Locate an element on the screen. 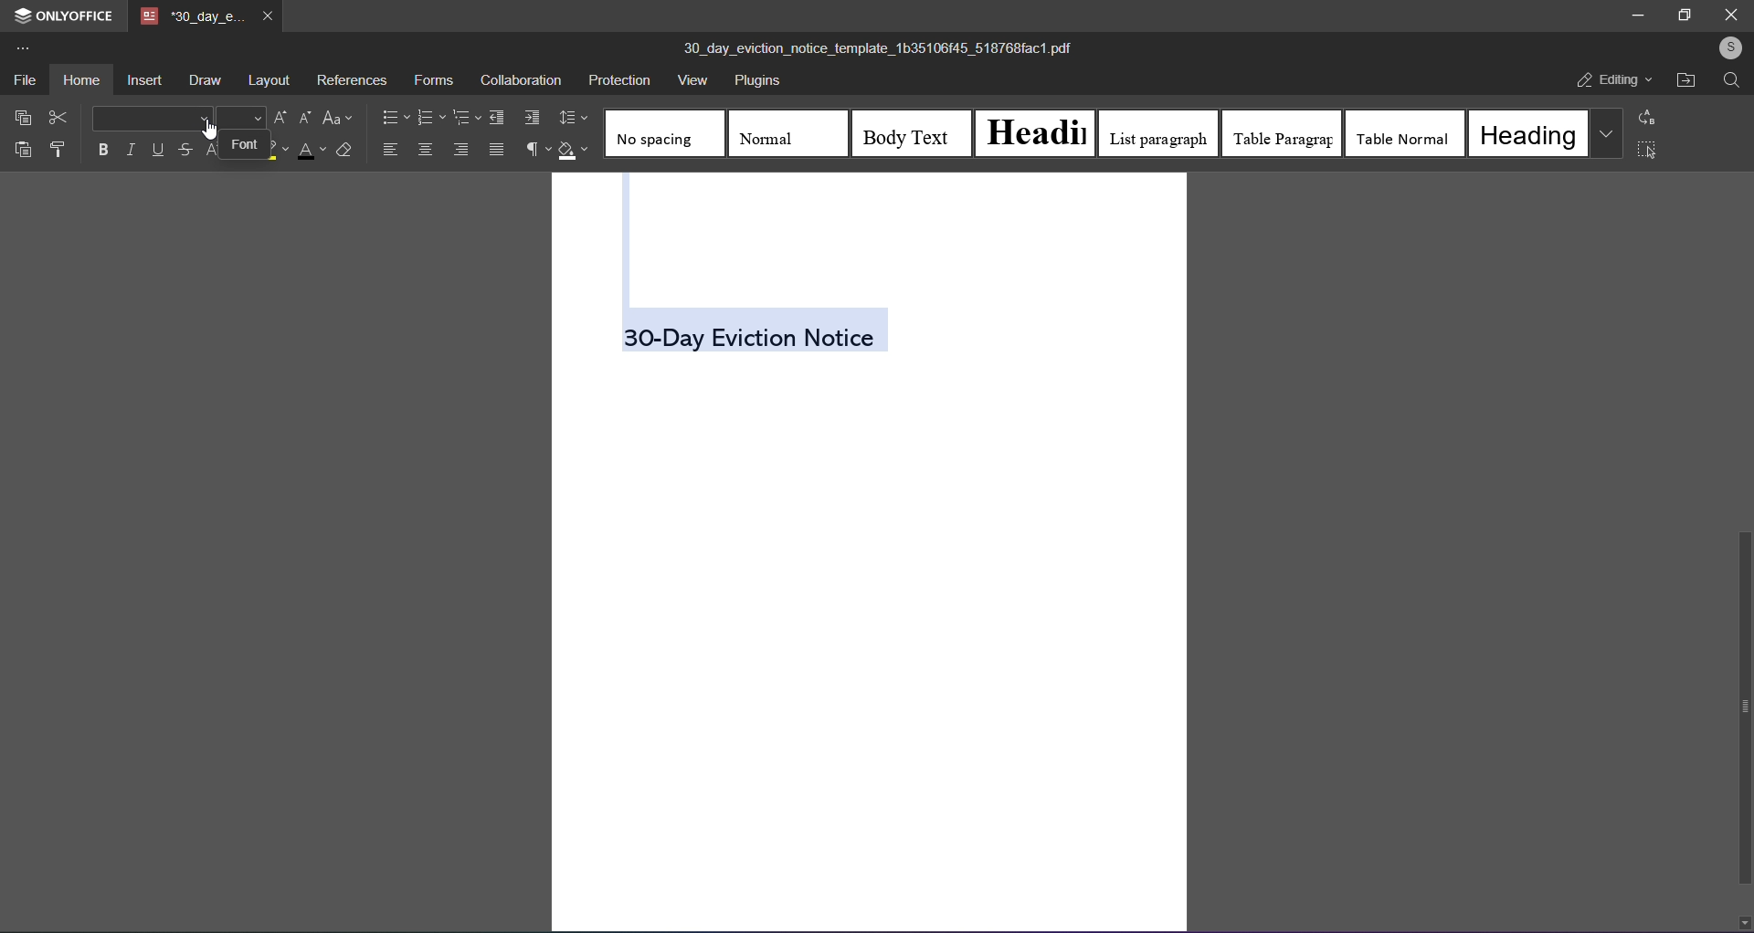  line spacing is located at coordinates (575, 118).